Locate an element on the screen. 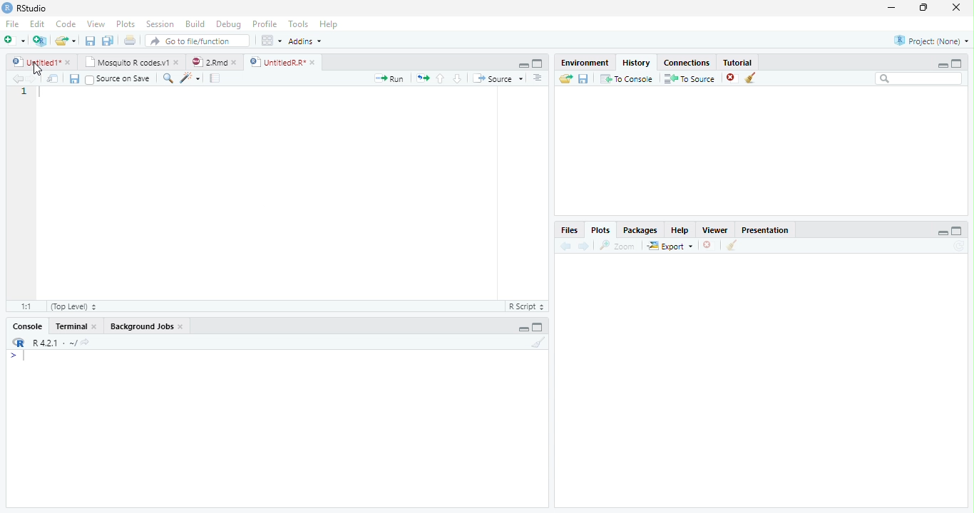 The width and height of the screenshot is (974, 513). File is located at coordinates (12, 25).